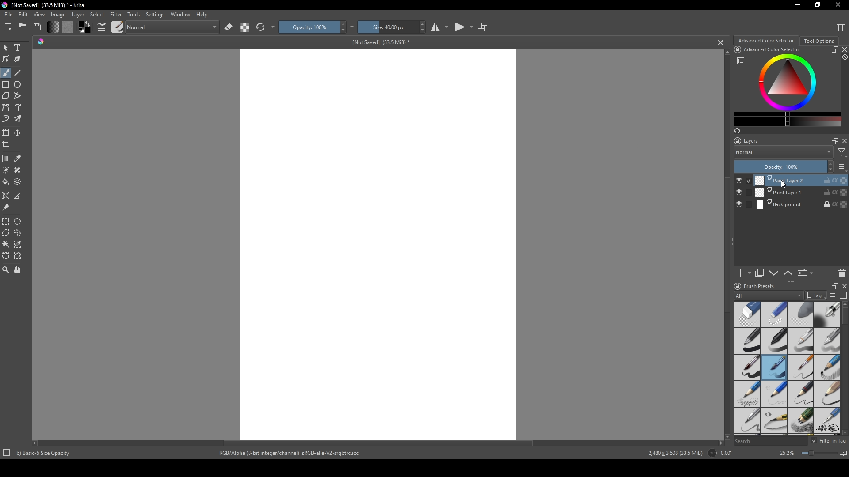 The height and width of the screenshot is (477, 849). I want to click on Layers, so click(749, 141).